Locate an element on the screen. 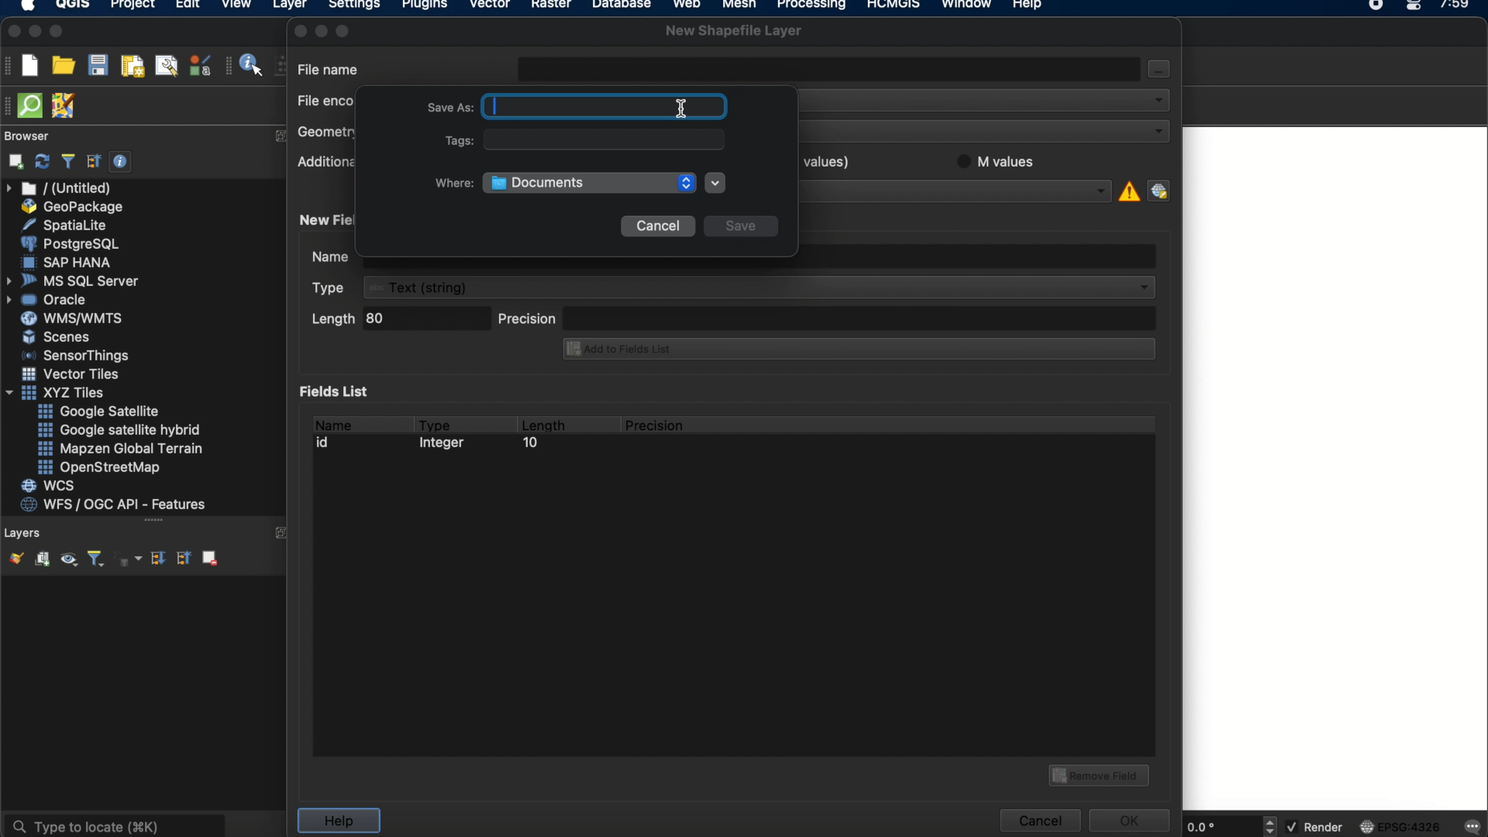 This screenshot has height=837, width=1488. Name is located at coordinates (331, 259).